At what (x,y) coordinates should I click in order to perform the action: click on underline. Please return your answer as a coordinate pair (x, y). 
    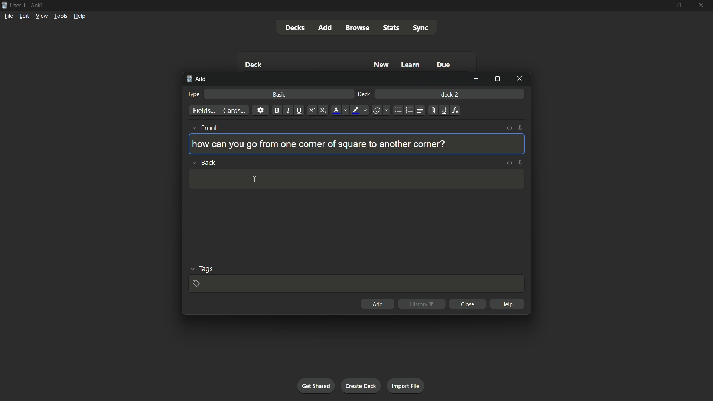
    Looking at the image, I should click on (300, 111).